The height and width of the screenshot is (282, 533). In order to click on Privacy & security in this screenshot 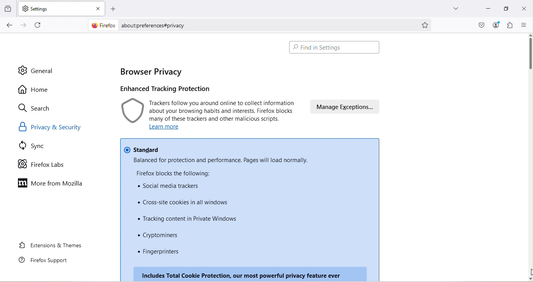, I will do `click(53, 127)`.